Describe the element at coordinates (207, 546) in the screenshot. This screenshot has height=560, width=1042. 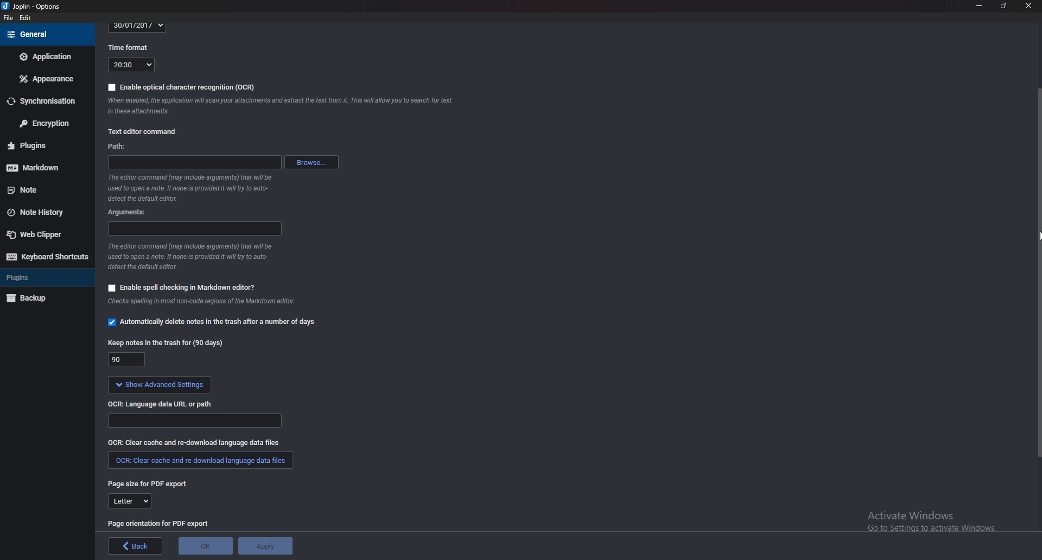
I see `ok` at that location.